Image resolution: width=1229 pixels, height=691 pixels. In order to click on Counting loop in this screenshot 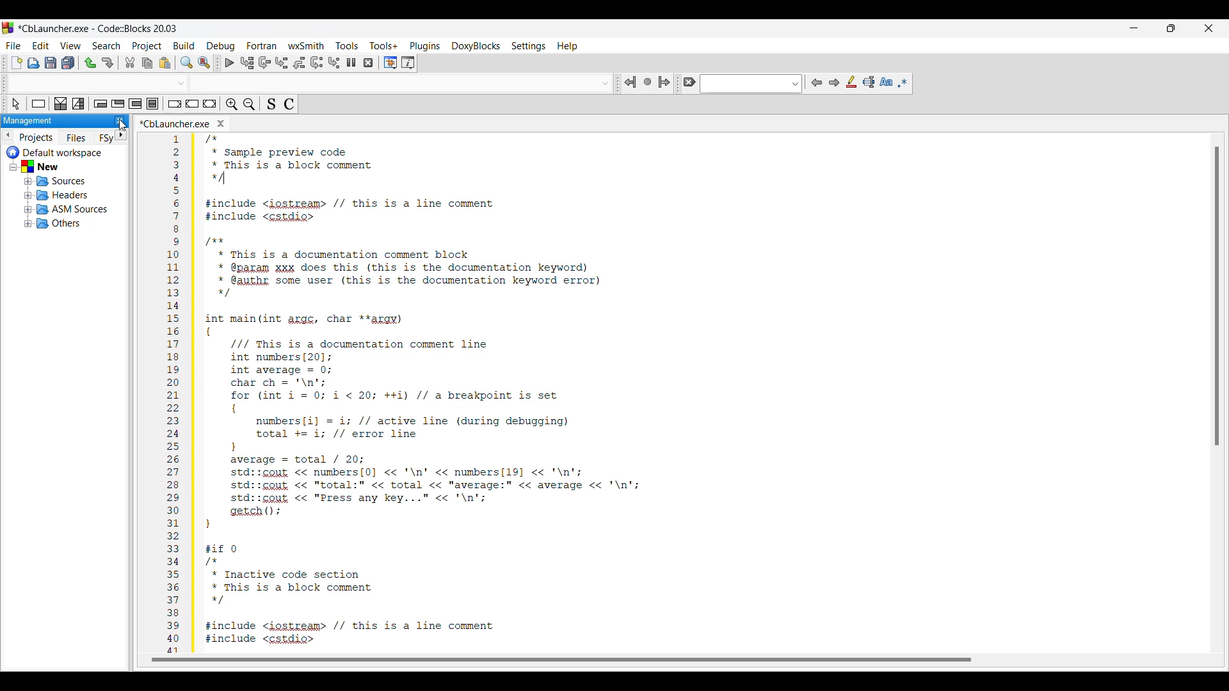, I will do `click(135, 104)`.